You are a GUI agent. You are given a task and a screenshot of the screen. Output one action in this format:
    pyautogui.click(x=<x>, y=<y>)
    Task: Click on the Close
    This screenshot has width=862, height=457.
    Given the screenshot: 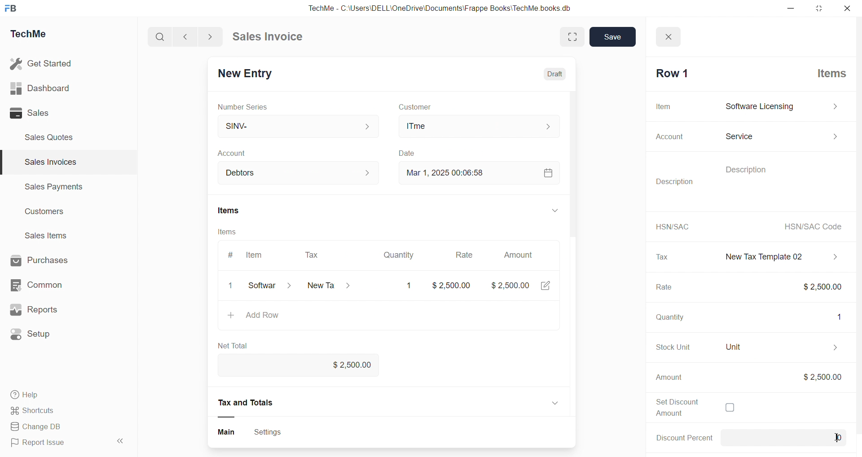 What is the action you would take?
    pyautogui.click(x=849, y=10)
    